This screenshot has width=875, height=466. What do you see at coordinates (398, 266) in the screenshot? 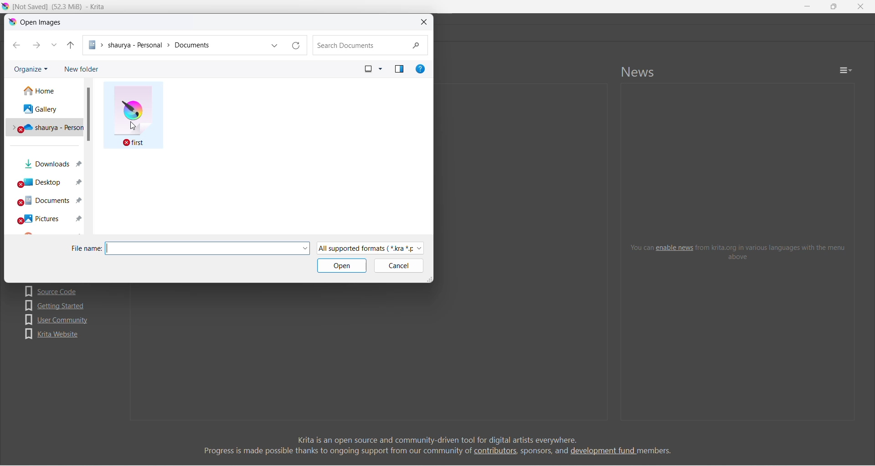
I see `cancel` at bounding box center [398, 266].